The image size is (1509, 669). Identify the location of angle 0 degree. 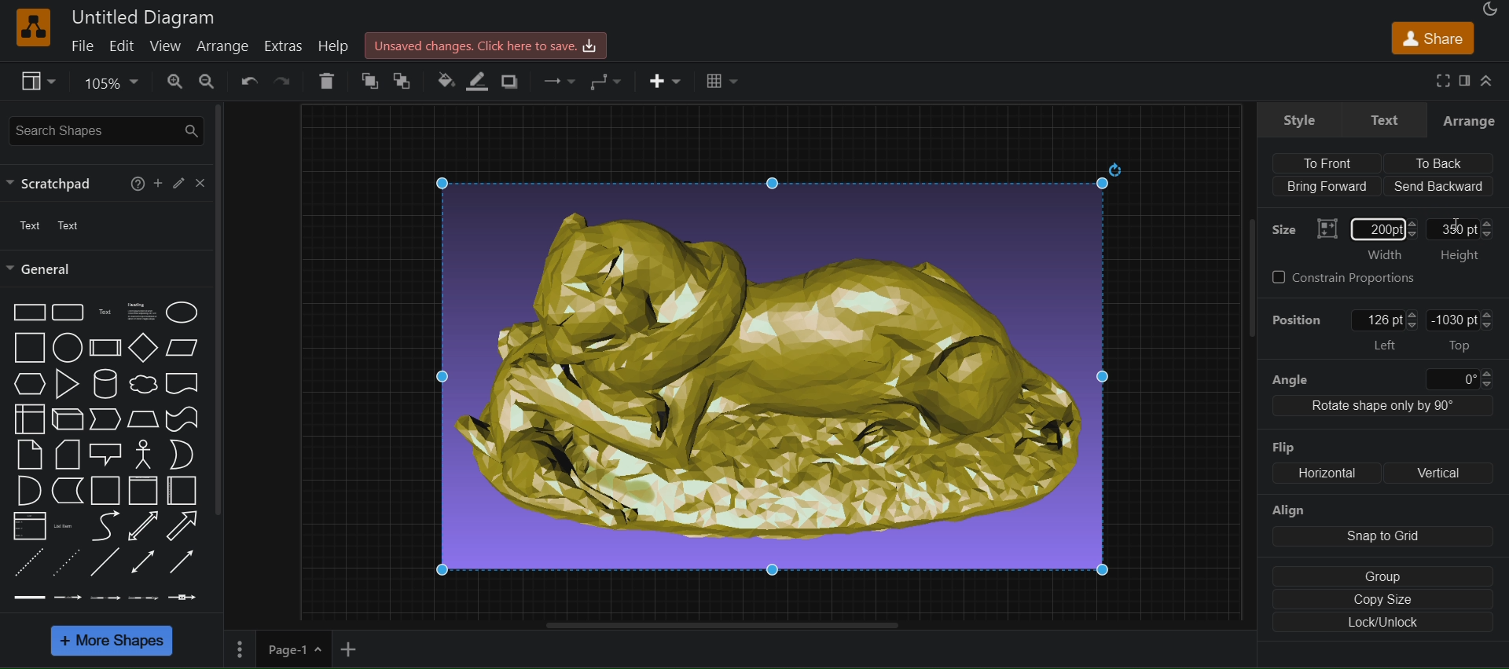
(1380, 377).